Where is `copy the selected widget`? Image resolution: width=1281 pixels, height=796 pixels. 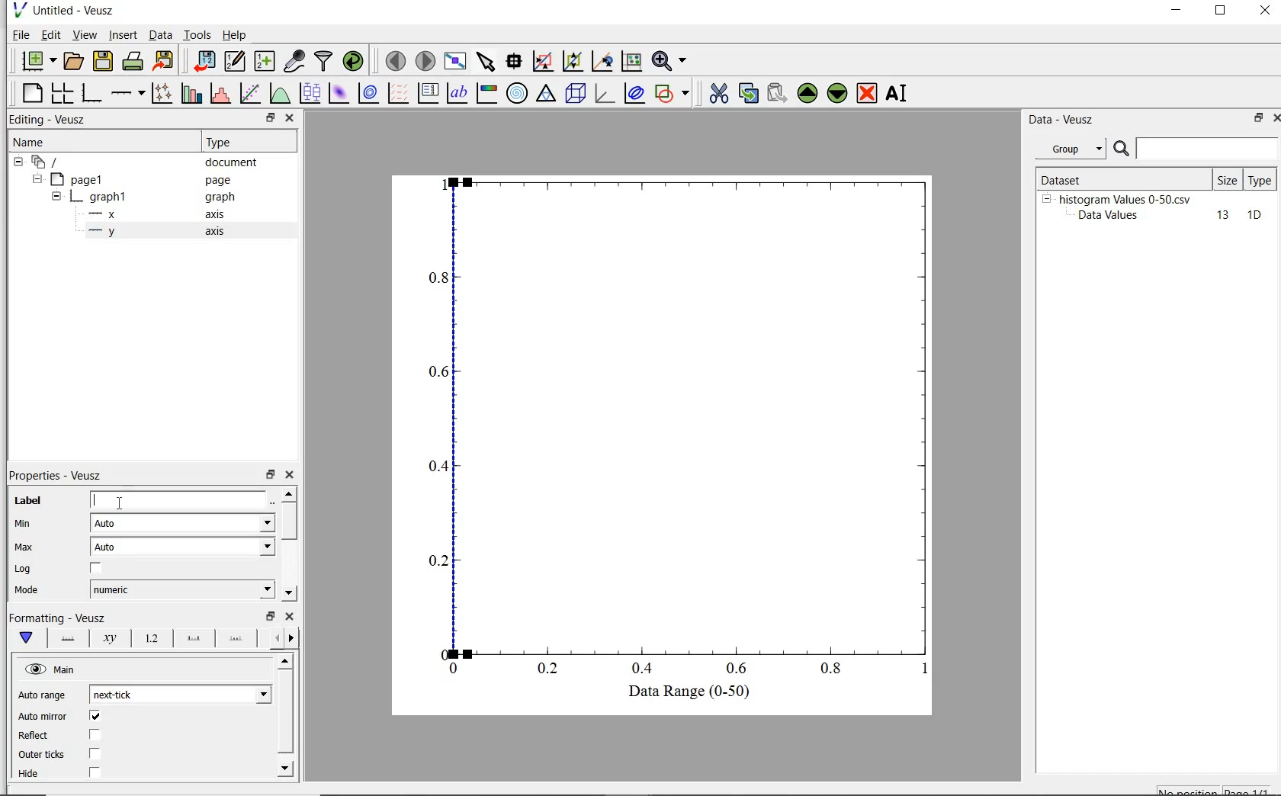 copy the selected widget is located at coordinates (747, 95).